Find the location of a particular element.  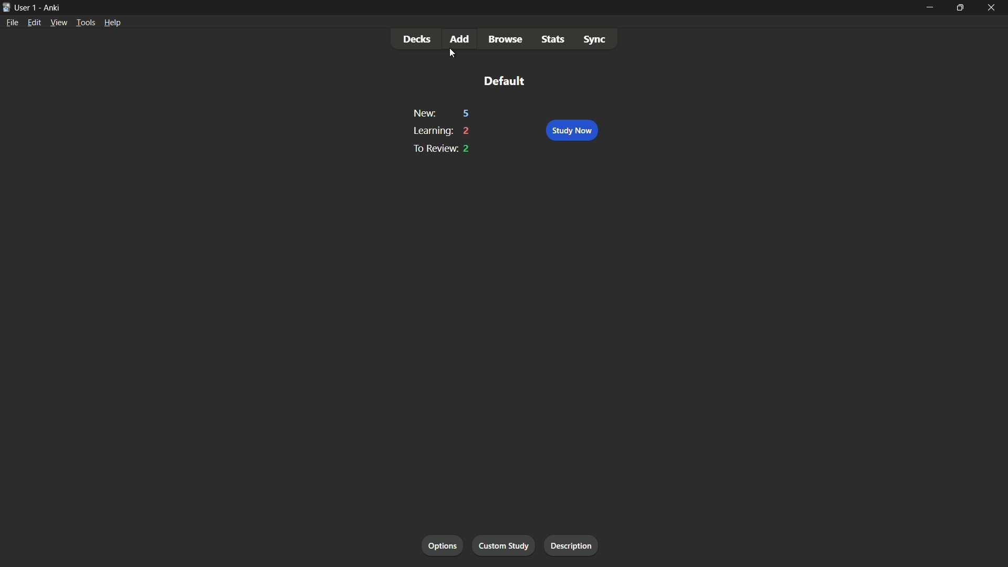

tools menu is located at coordinates (86, 23).